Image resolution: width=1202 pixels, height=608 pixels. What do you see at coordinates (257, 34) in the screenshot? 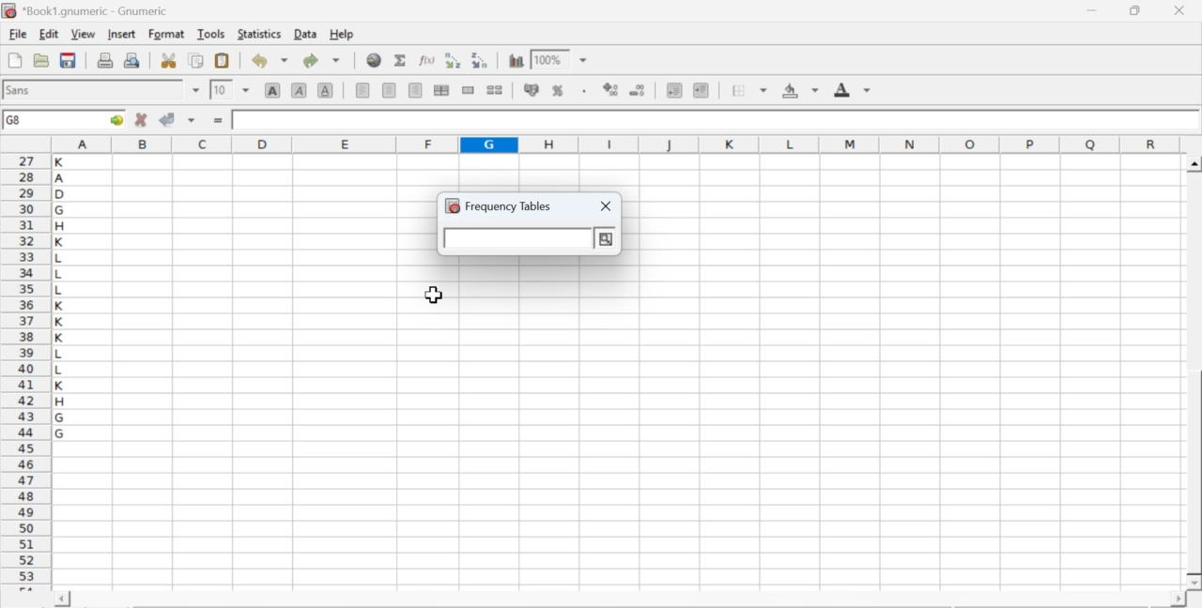
I see `statistics` at bounding box center [257, 34].